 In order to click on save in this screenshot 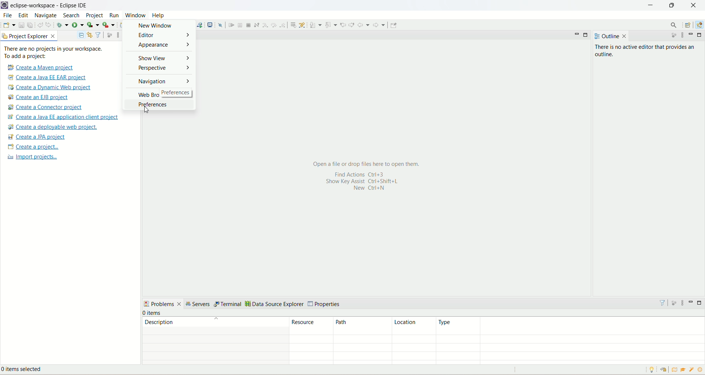, I will do `click(22, 25)`.